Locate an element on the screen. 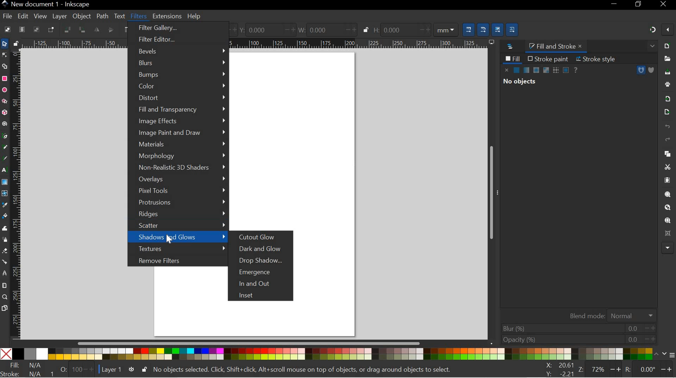 The width and height of the screenshot is (676, 378). COLOR is located at coordinates (330, 354).